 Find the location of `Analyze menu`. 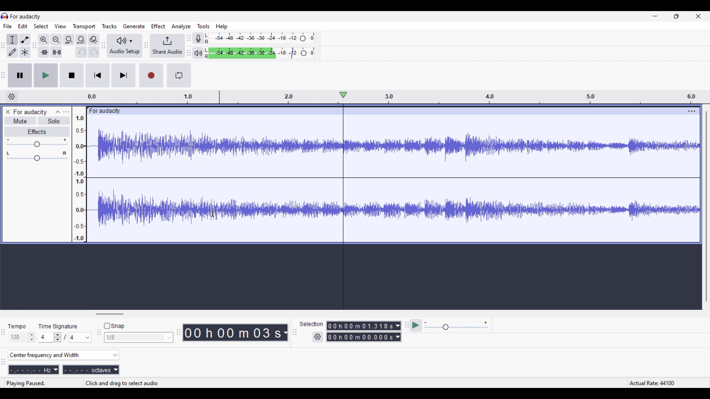

Analyze menu is located at coordinates (180, 27).